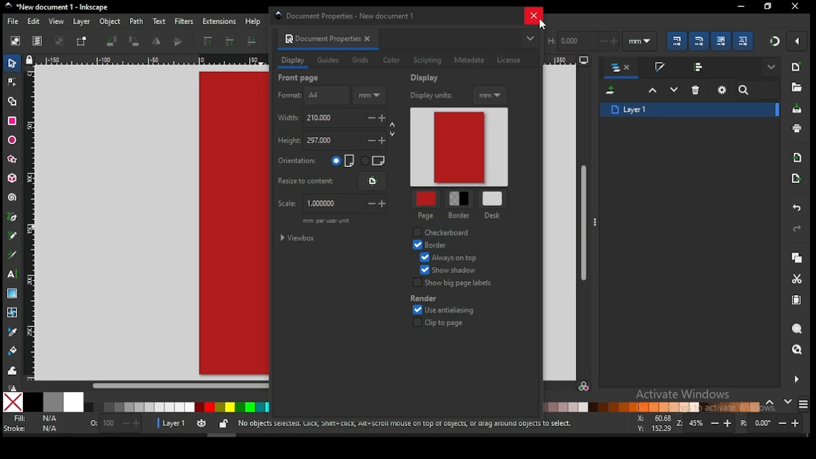 This screenshot has width=816, height=459. Describe the element at coordinates (110, 22) in the screenshot. I see `object` at that location.